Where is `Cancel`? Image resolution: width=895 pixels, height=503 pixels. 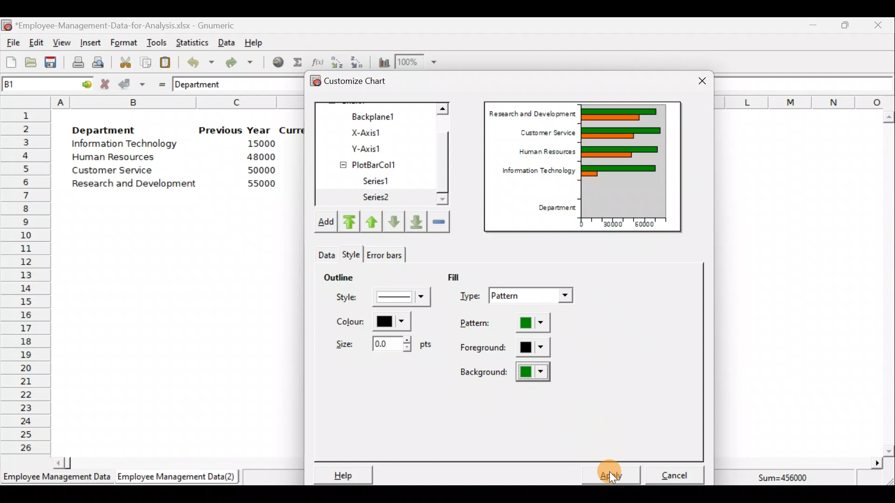 Cancel is located at coordinates (678, 472).